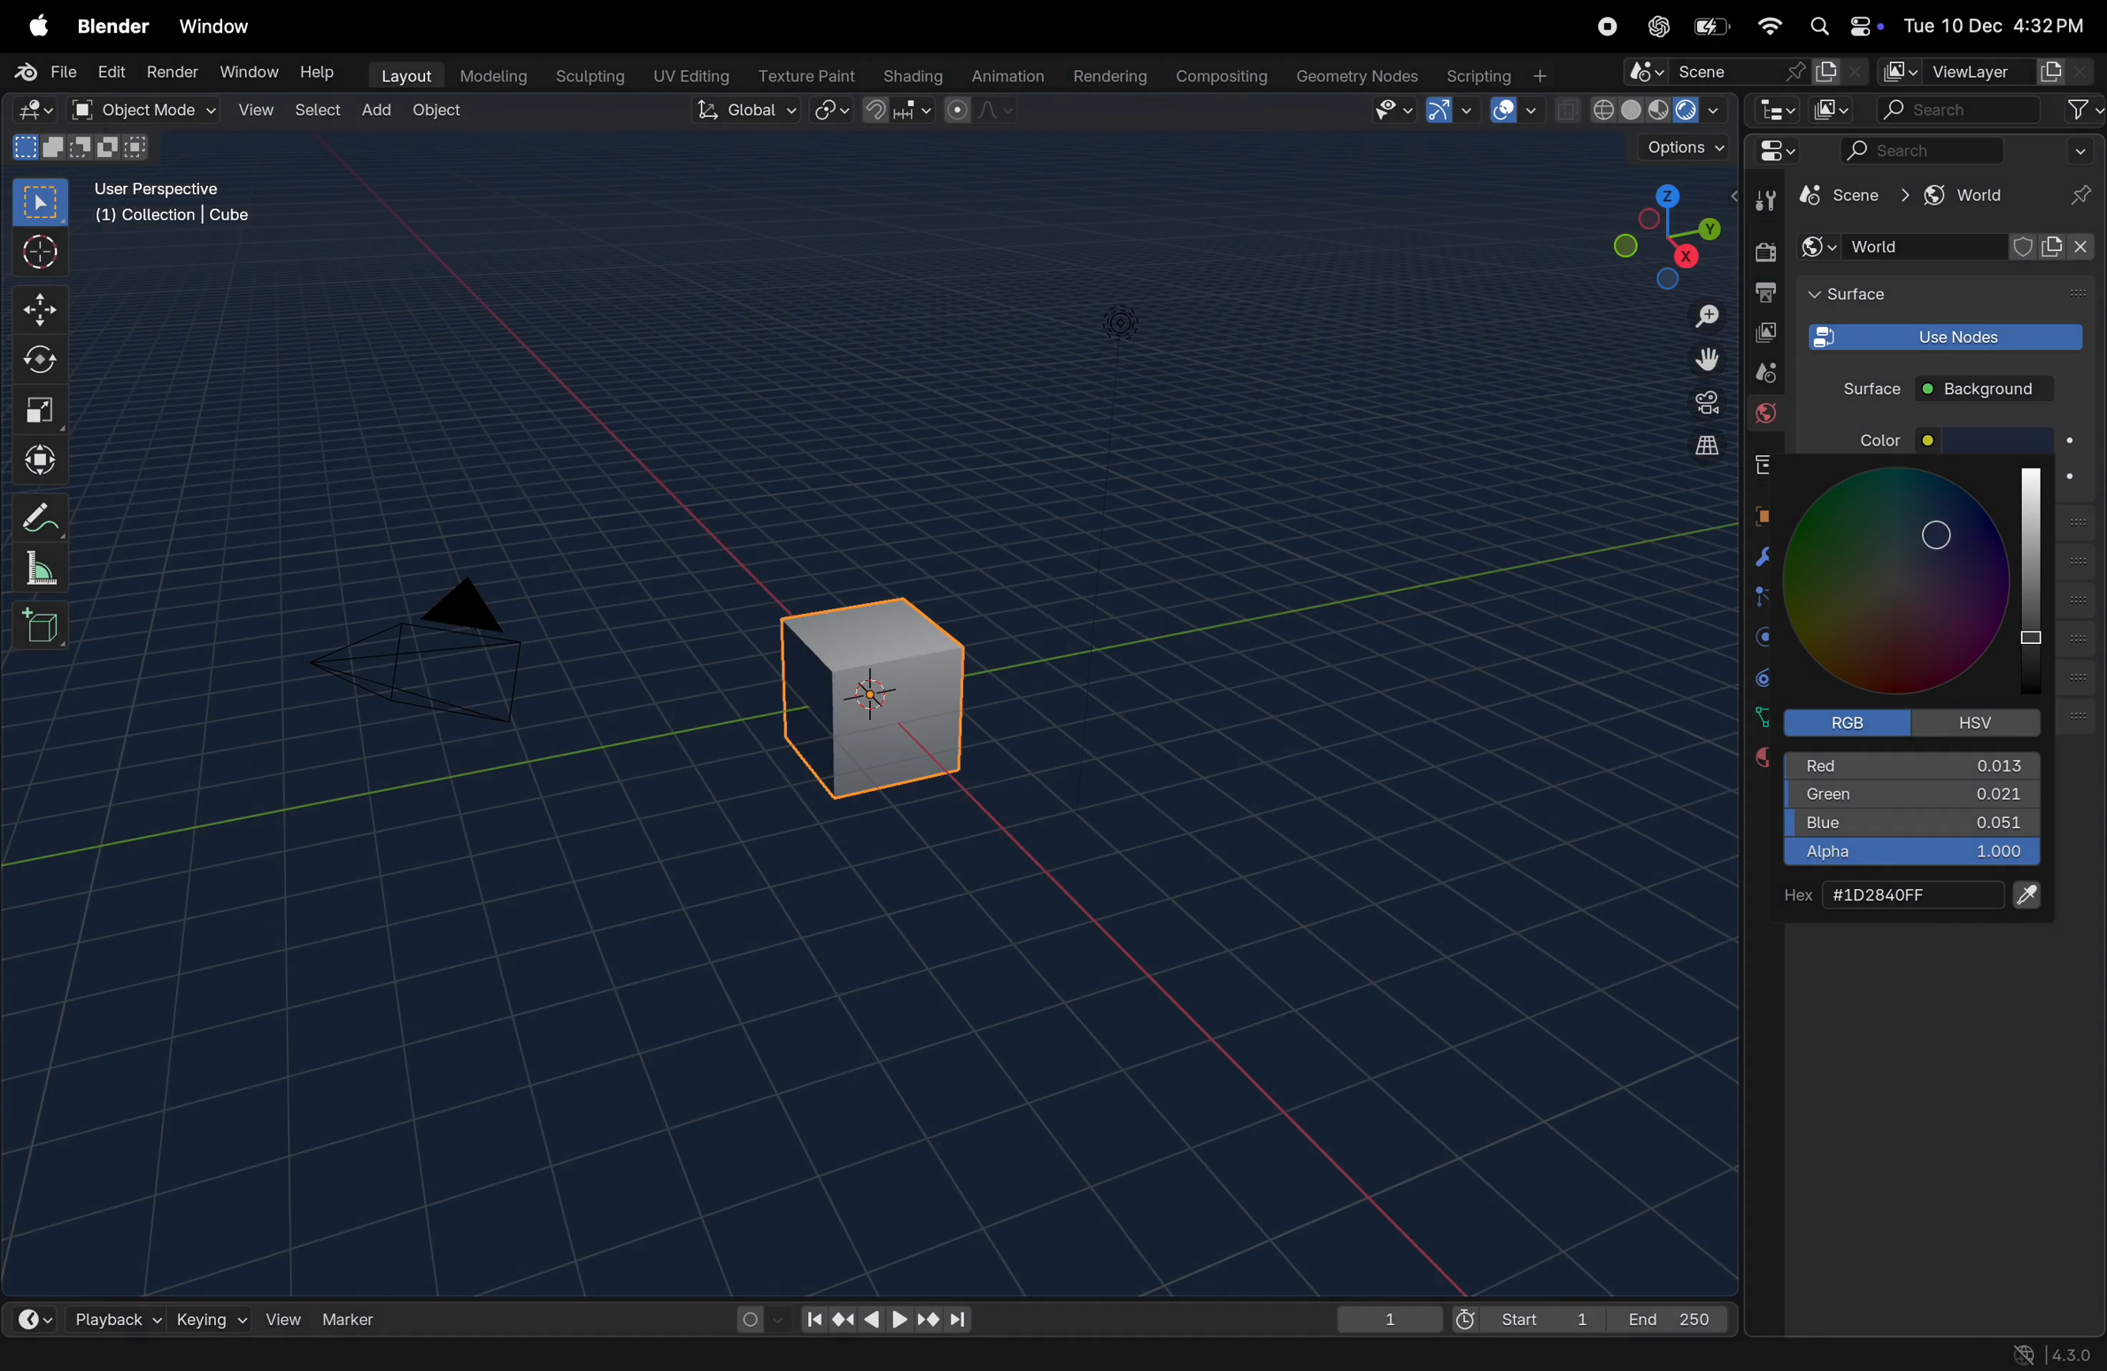 Image resolution: width=2107 pixels, height=1371 pixels. Describe the element at coordinates (1949, 247) in the screenshot. I see `add objects and constraints` at that location.